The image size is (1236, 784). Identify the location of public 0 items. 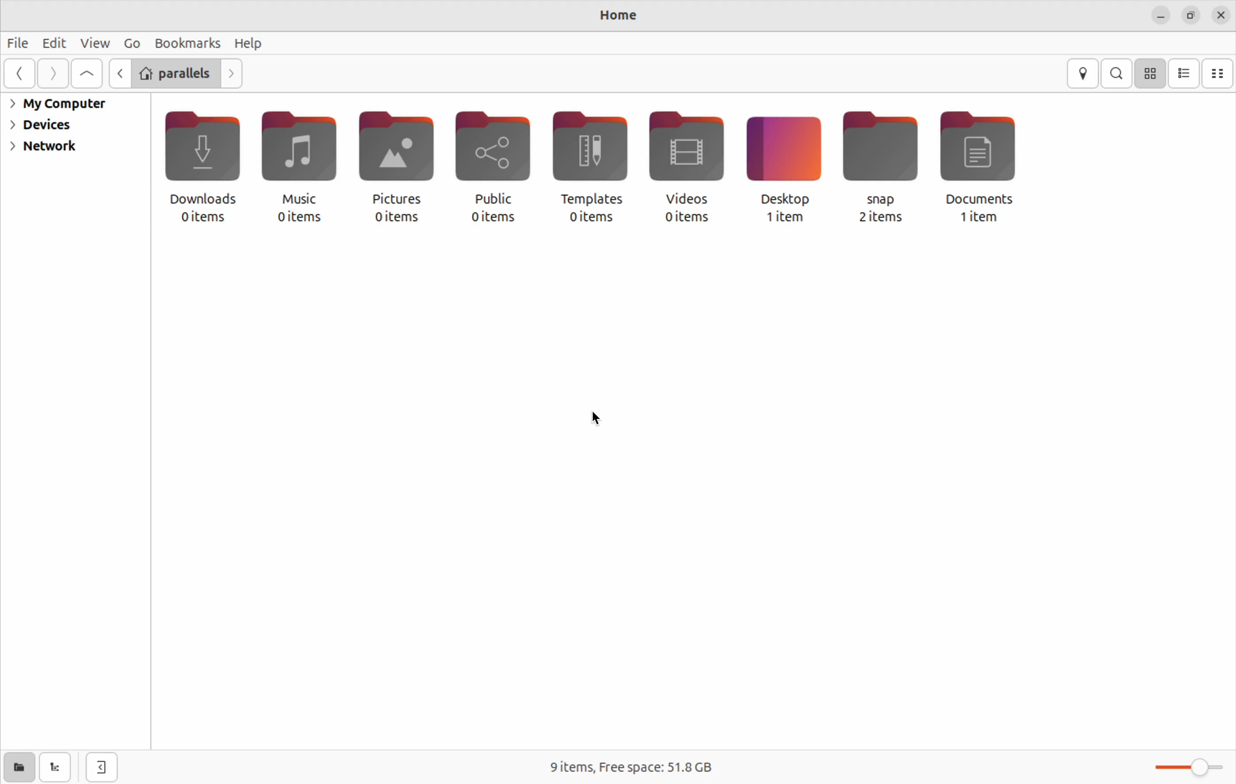
(489, 173).